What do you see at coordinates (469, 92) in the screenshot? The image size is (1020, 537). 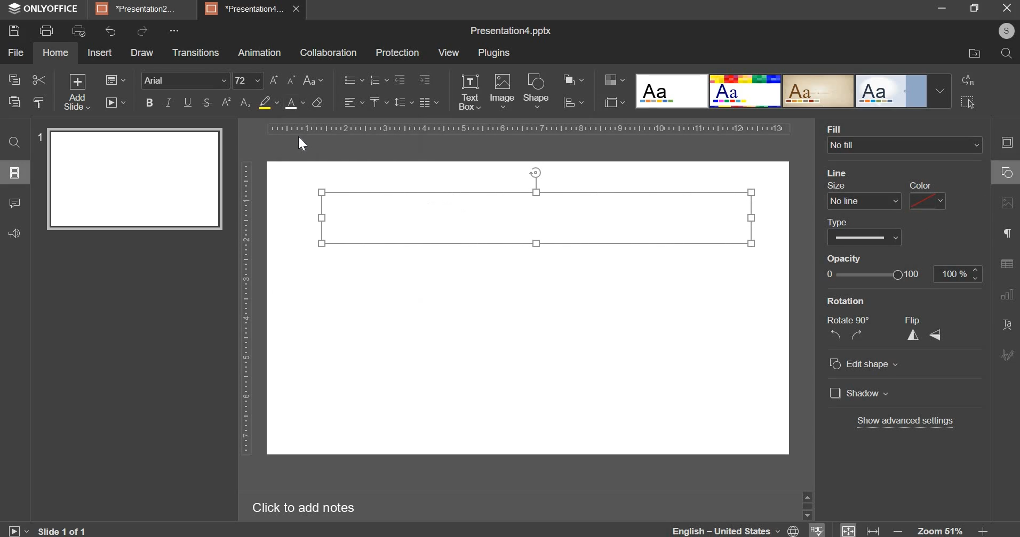 I see `text box` at bounding box center [469, 92].